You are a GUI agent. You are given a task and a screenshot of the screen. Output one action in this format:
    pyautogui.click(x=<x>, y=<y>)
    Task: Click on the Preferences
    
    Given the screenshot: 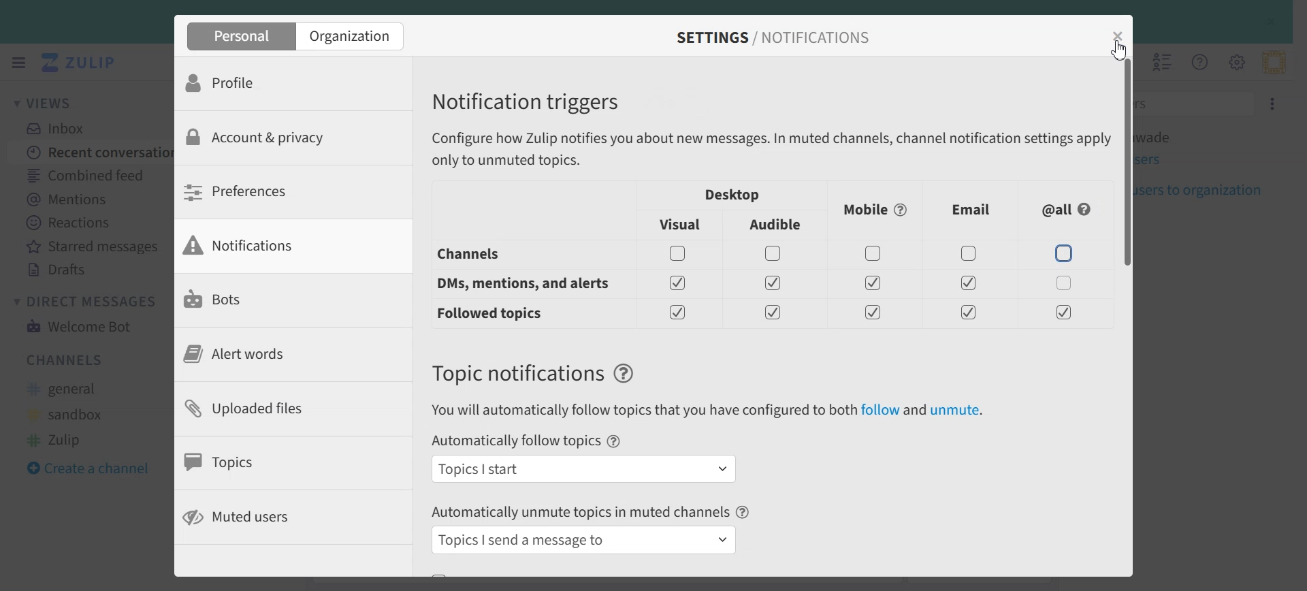 What is the action you would take?
    pyautogui.click(x=275, y=191)
    